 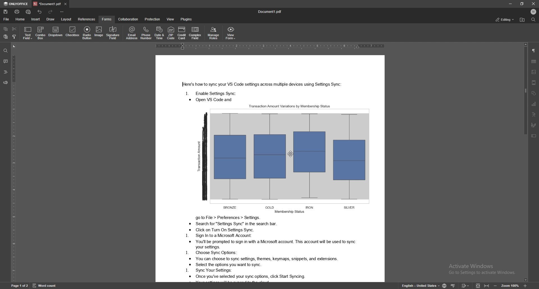 What do you see at coordinates (534, 136) in the screenshot?
I see `text box` at bounding box center [534, 136].